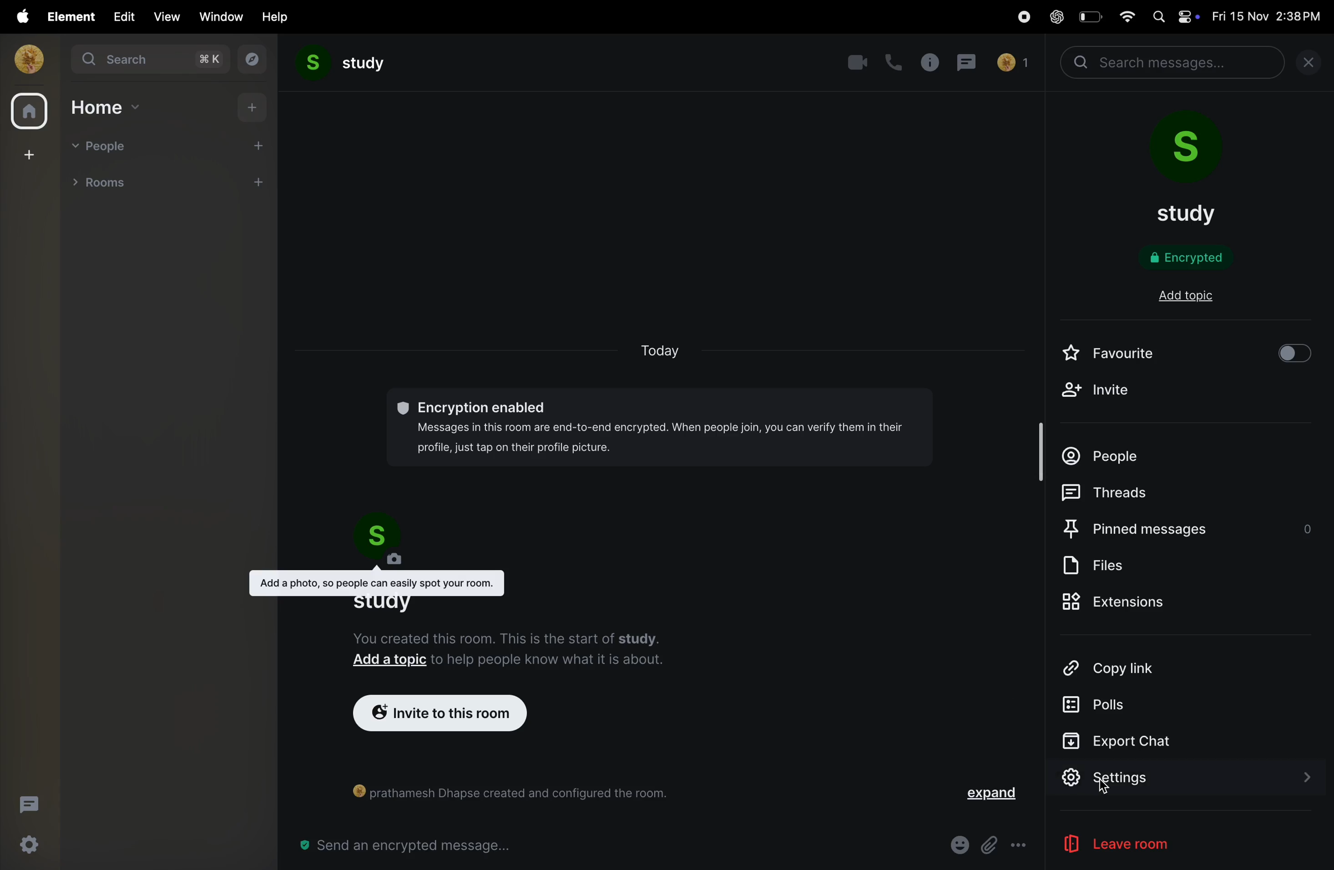  Describe the element at coordinates (68, 16) in the screenshot. I see `element menu` at that location.